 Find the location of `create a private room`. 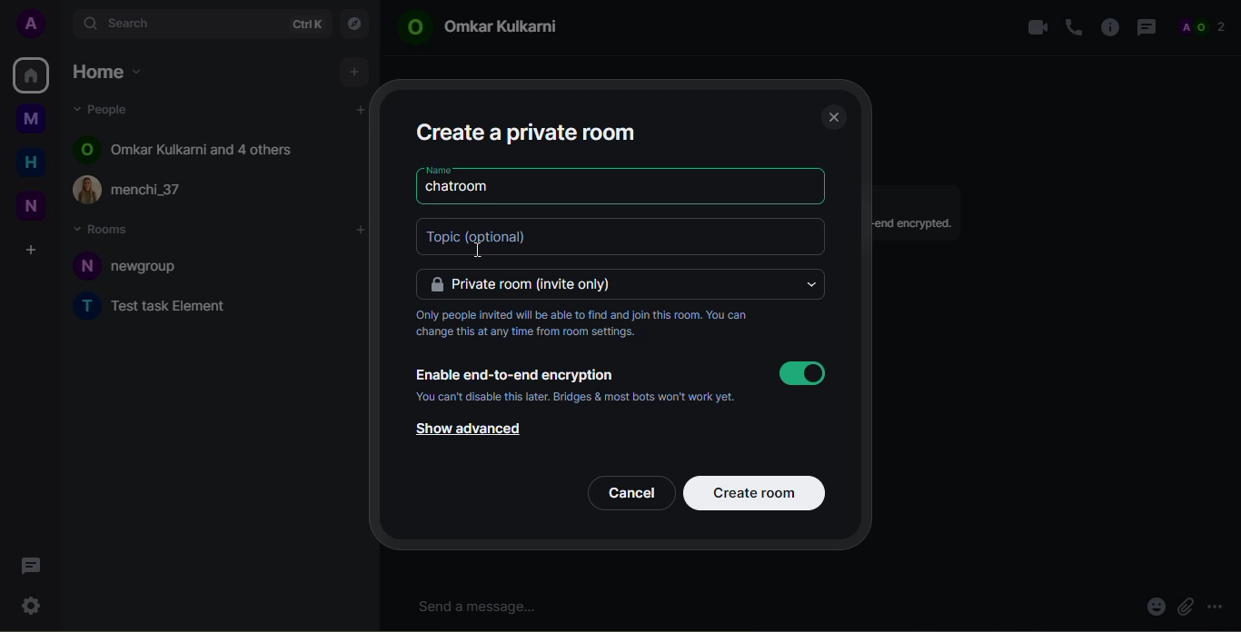

create a private room is located at coordinates (529, 131).